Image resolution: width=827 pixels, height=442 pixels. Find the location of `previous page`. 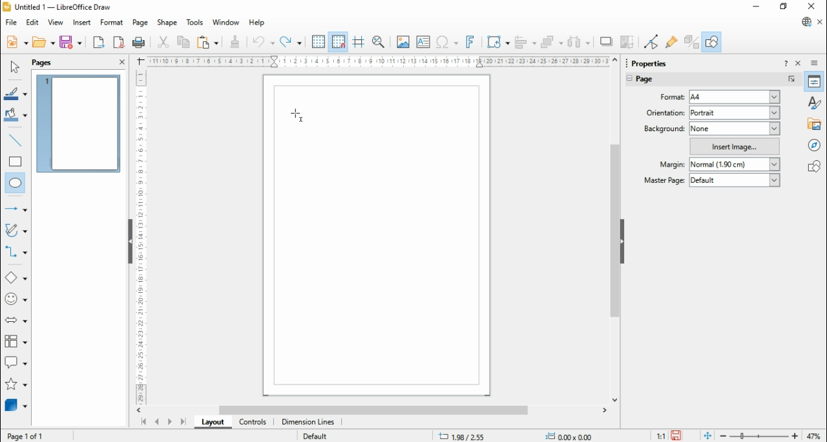

previous page is located at coordinates (158, 422).